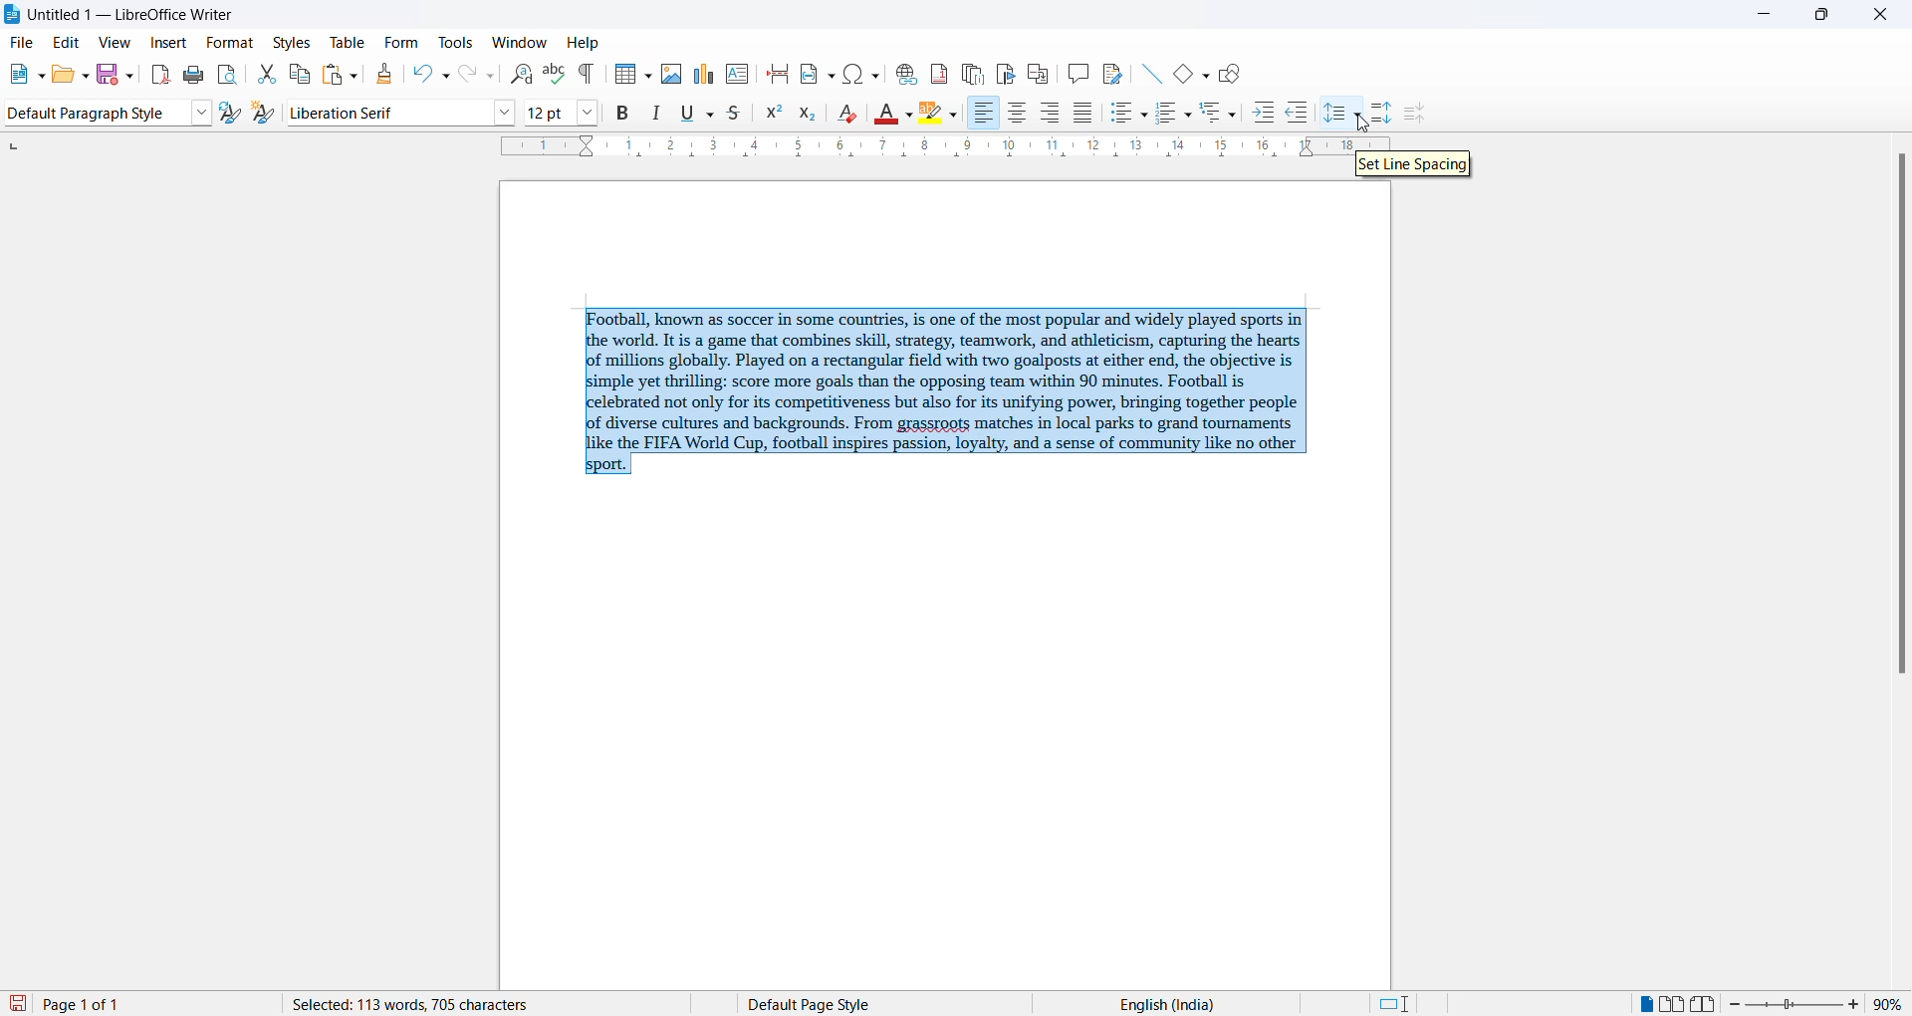 The image size is (1912, 1016). What do you see at coordinates (910, 149) in the screenshot?
I see `scaling` at bounding box center [910, 149].